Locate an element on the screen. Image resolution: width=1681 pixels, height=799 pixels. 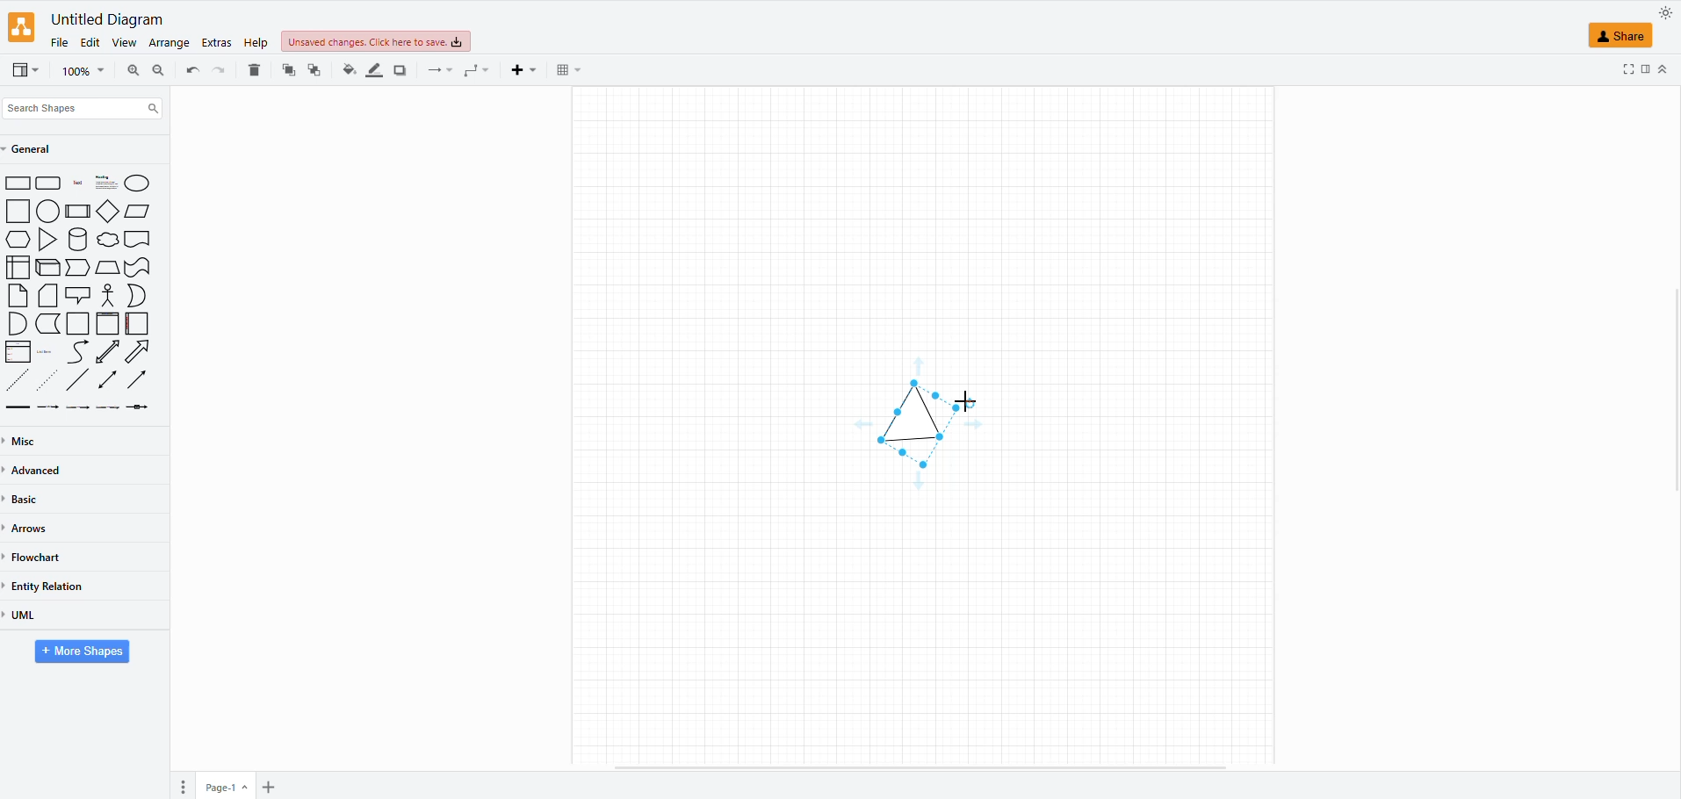
Labelled Arrow is located at coordinates (48, 408).